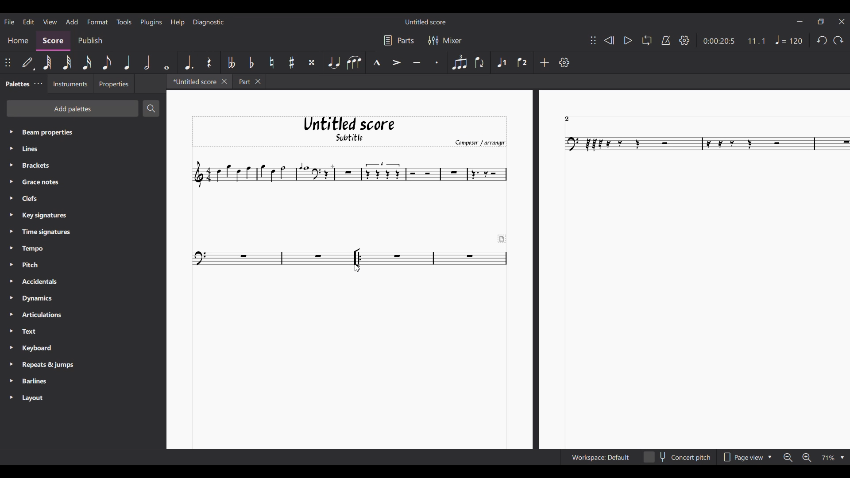 The height and width of the screenshot is (478, 850). I want to click on Tuplet, so click(460, 62).